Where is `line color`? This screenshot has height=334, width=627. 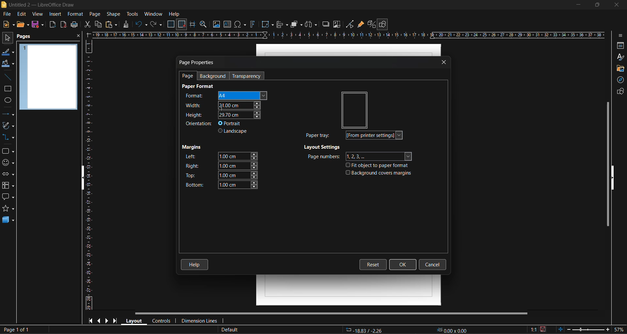 line color is located at coordinates (8, 53).